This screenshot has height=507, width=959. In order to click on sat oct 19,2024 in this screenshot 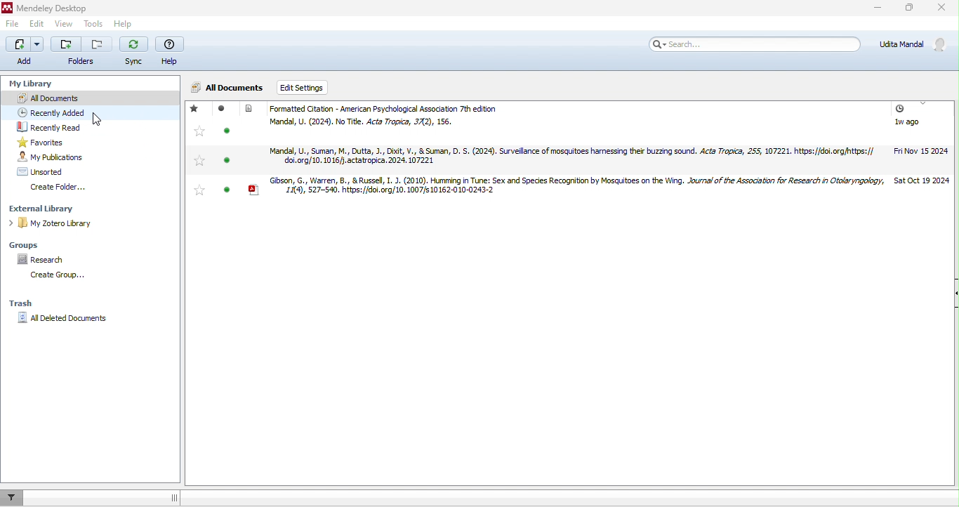, I will do `click(922, 185)`.